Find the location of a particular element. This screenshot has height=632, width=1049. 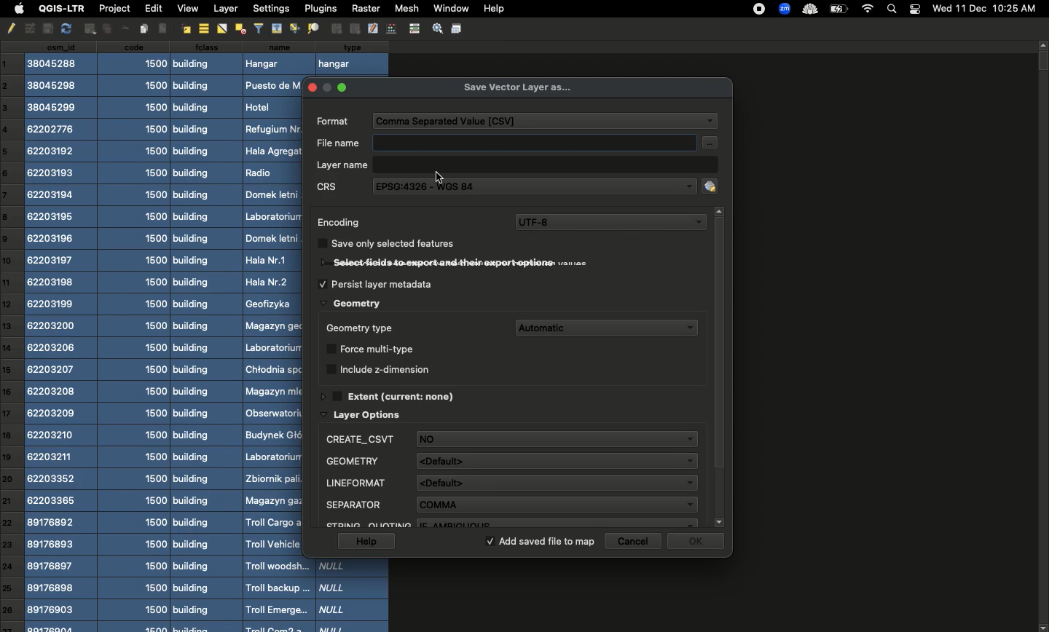

Undo is located at coordinates (28, 29).